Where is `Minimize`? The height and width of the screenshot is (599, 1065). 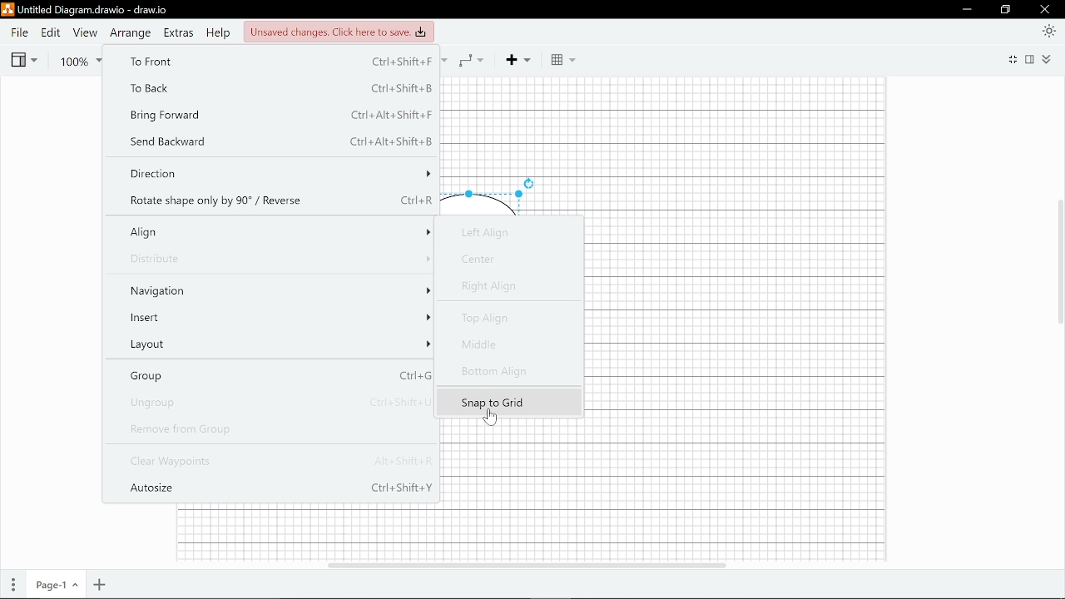 Minimize is located at coordinates (967, 10).